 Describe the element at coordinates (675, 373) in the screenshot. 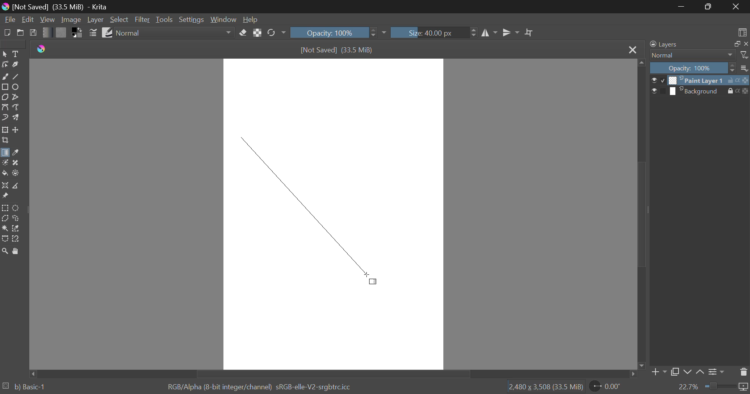

I see `Copy Layer` at that location.